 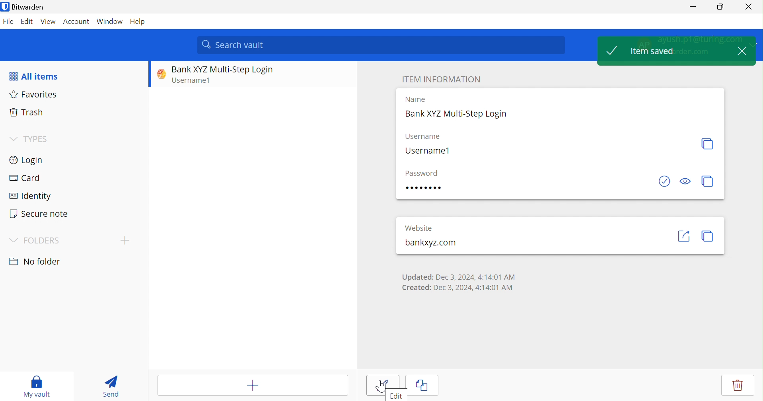 What do you see at coordinates (432, 243) in the screenshot?
I see `bankxyz.com` at bounding box center [432, 243].